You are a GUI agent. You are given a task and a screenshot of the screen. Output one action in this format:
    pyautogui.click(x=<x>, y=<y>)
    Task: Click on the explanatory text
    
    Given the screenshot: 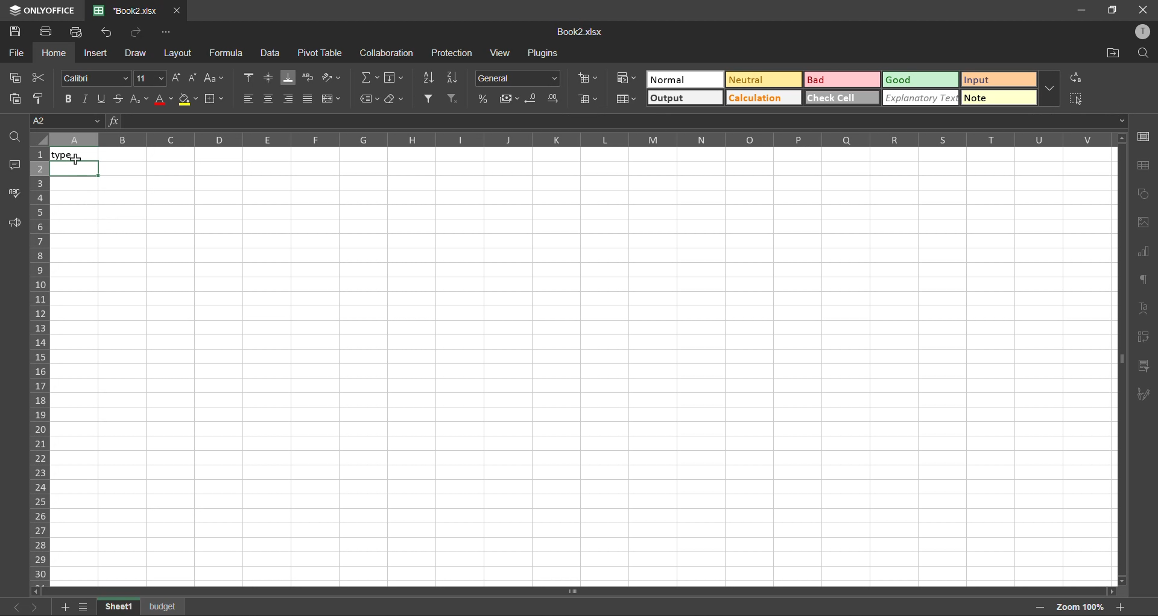 What is the action you would take?
    pyautogui.click(x=922, y=99)
    